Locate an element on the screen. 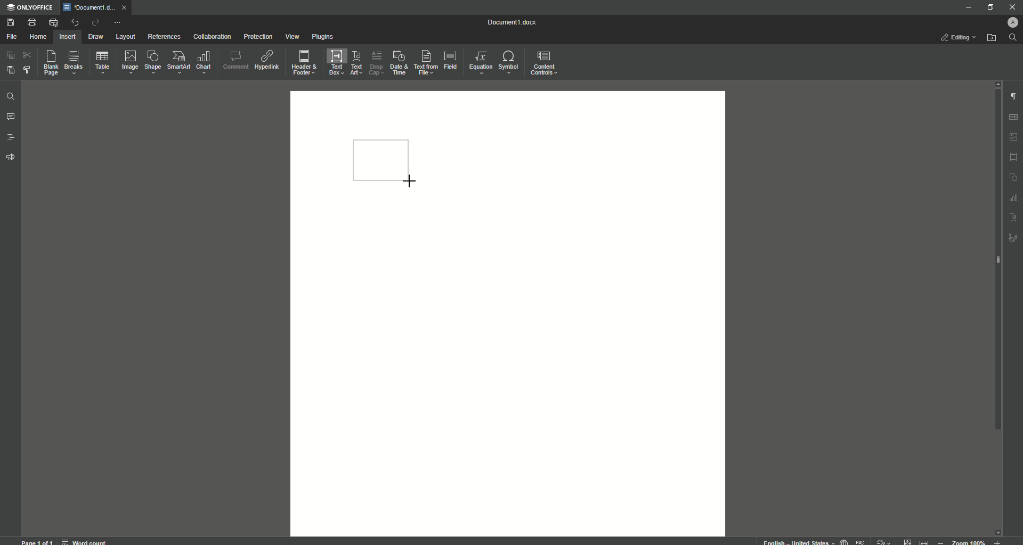 Image resolution: width=1023 pixels, height=545 pixels. Rectangle is located at coordinates (383, 159).